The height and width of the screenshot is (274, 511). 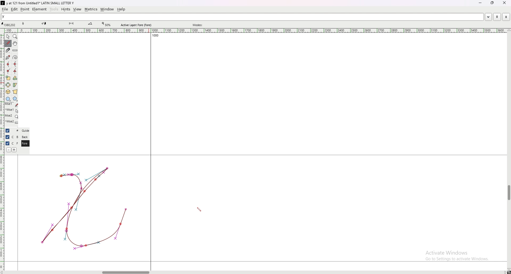 I want to click on perform a perspective transformation, so click(x=15, y=92).